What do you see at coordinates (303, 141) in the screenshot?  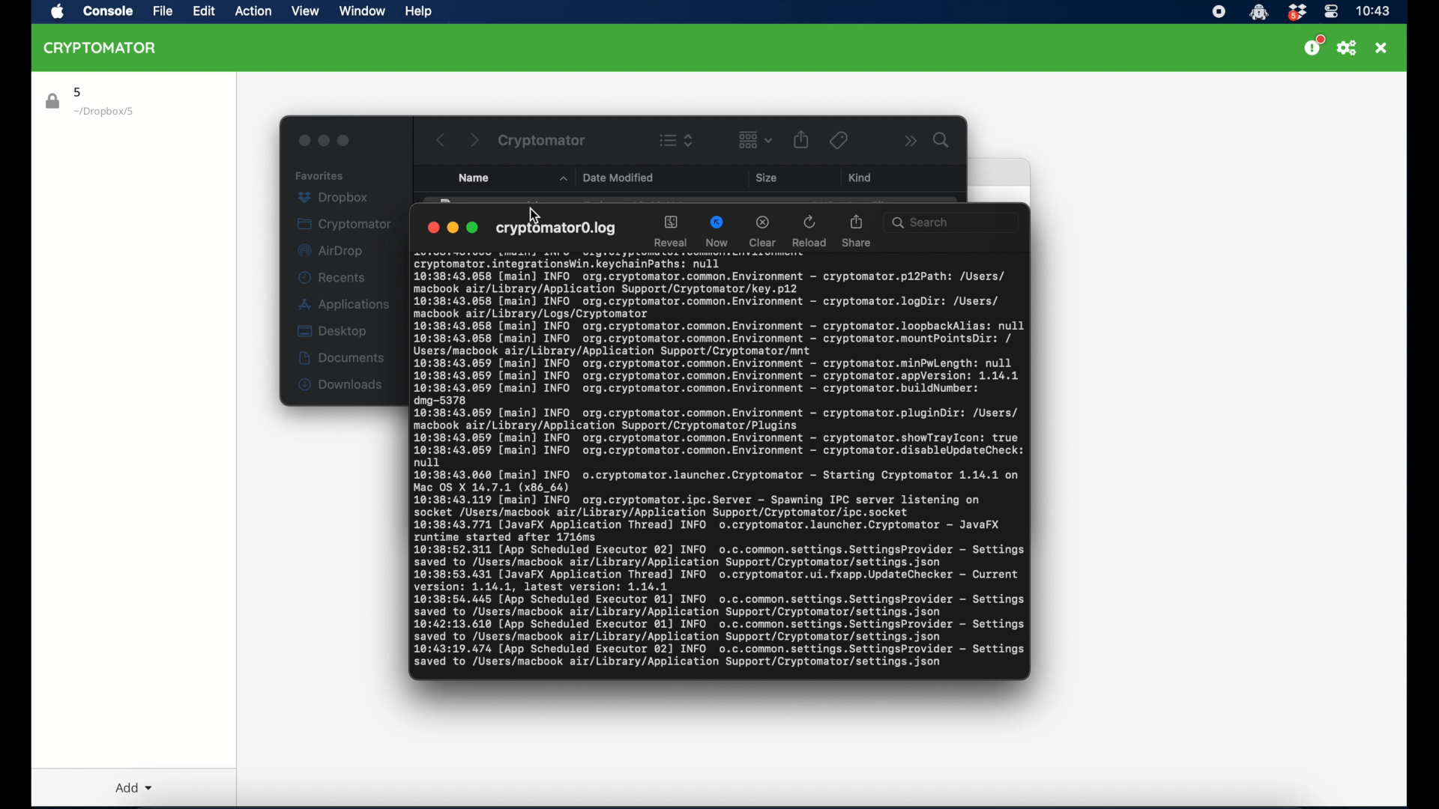 I see `close` at bounding box center [303, 141].